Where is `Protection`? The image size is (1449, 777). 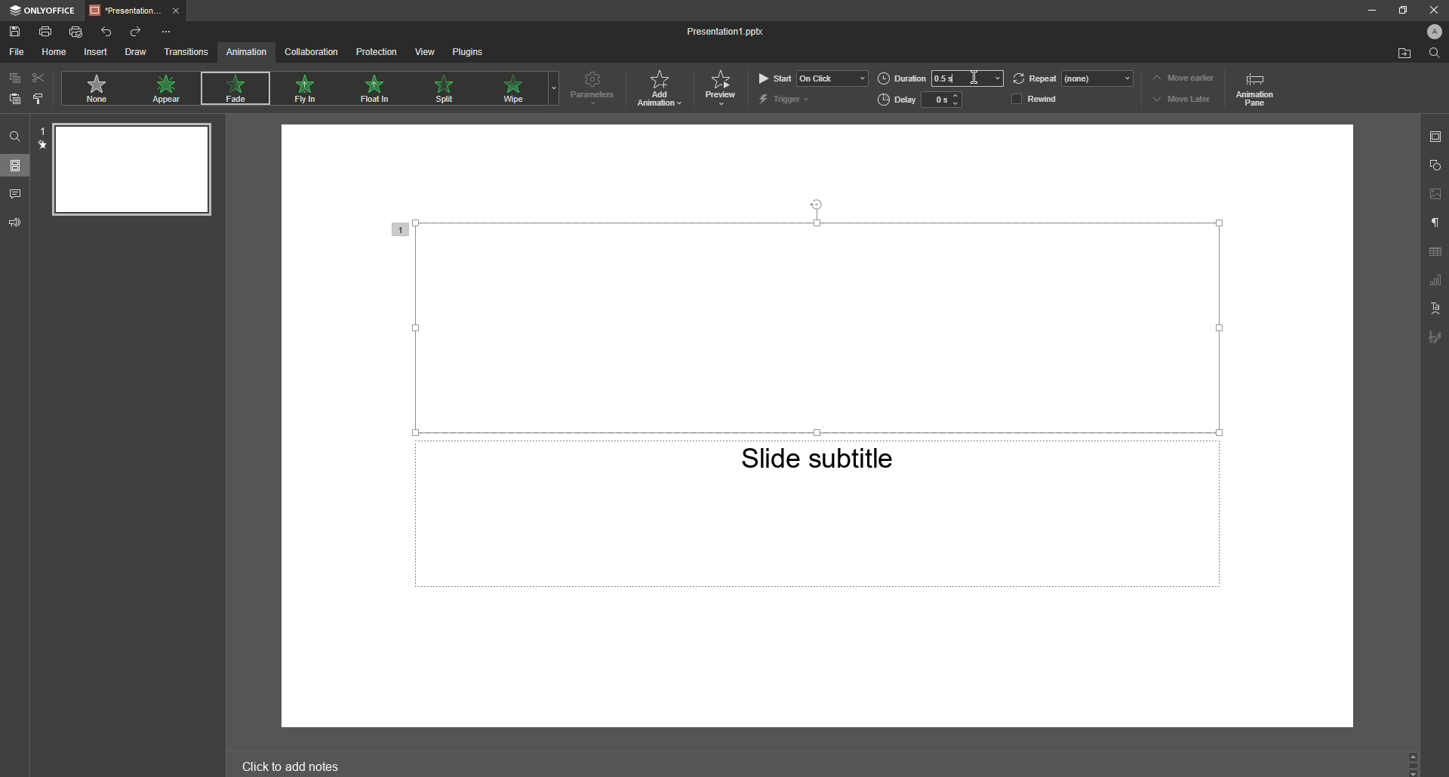
Protection is located at coordinates (376, 54).